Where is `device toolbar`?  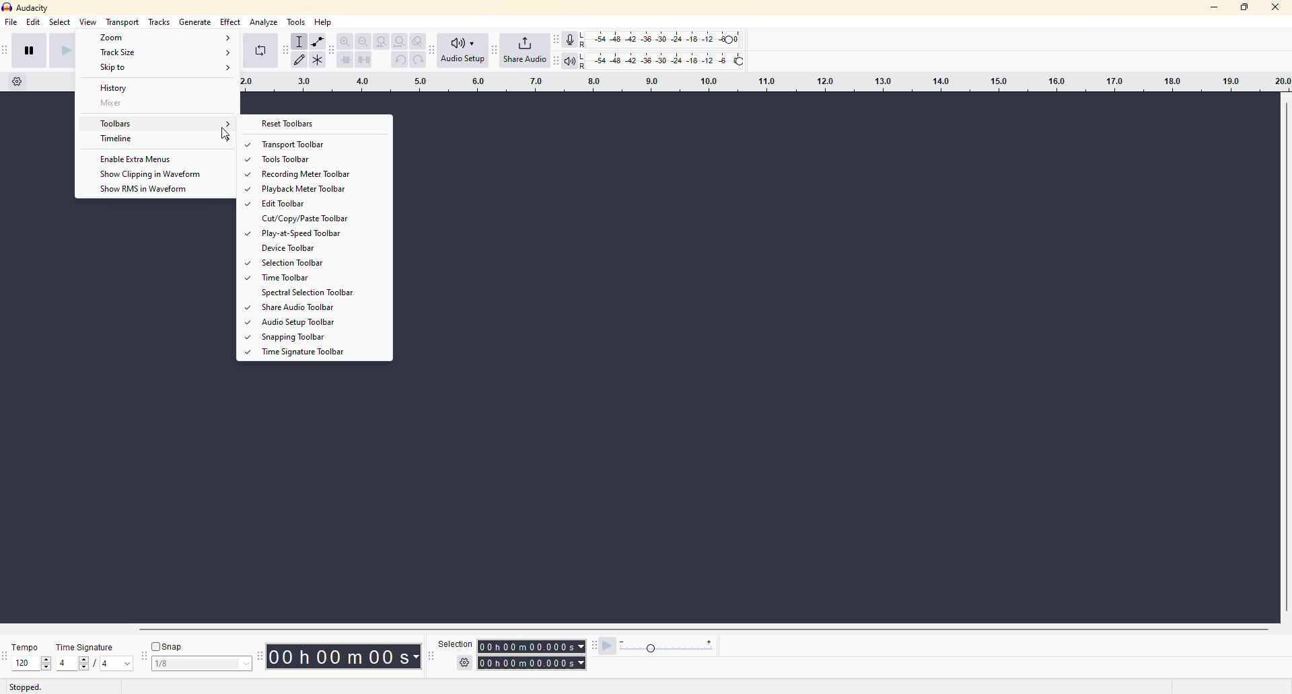
device toolbar is located at coordinates (289, 248).